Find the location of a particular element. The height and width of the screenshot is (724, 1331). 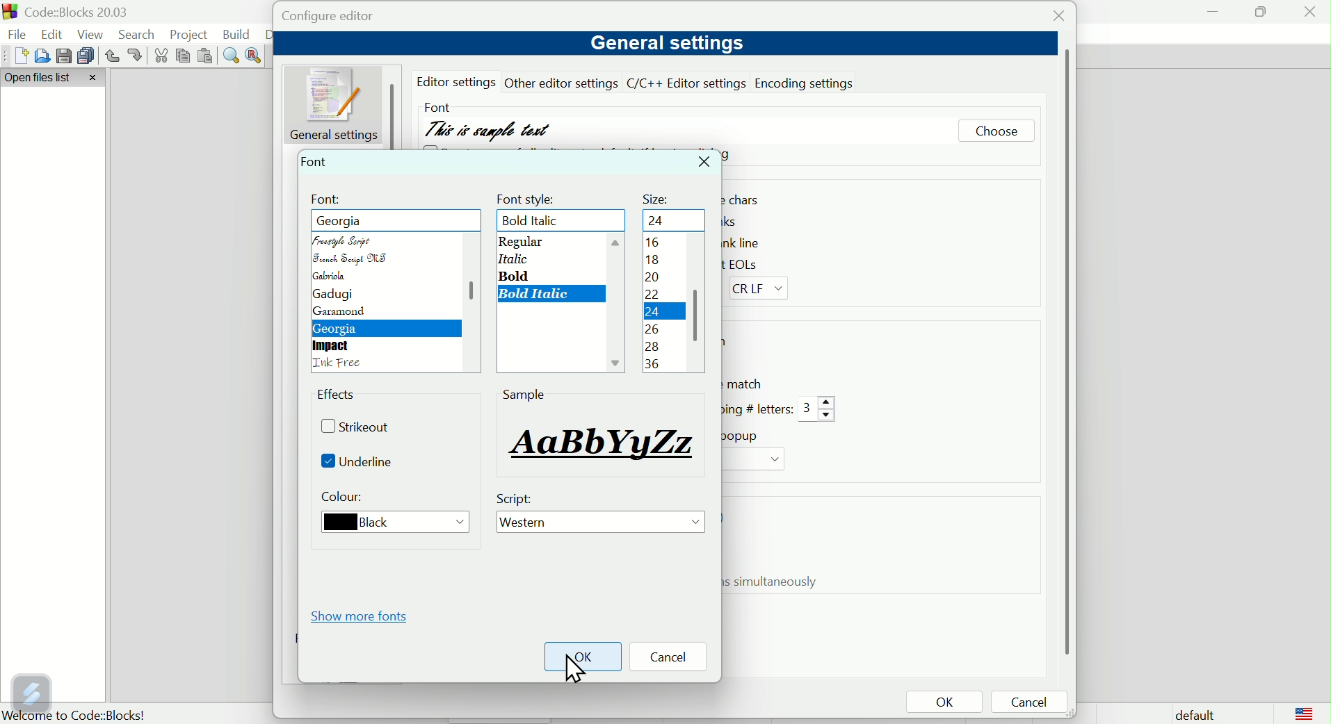

Script is located at coordinates (518, 499).